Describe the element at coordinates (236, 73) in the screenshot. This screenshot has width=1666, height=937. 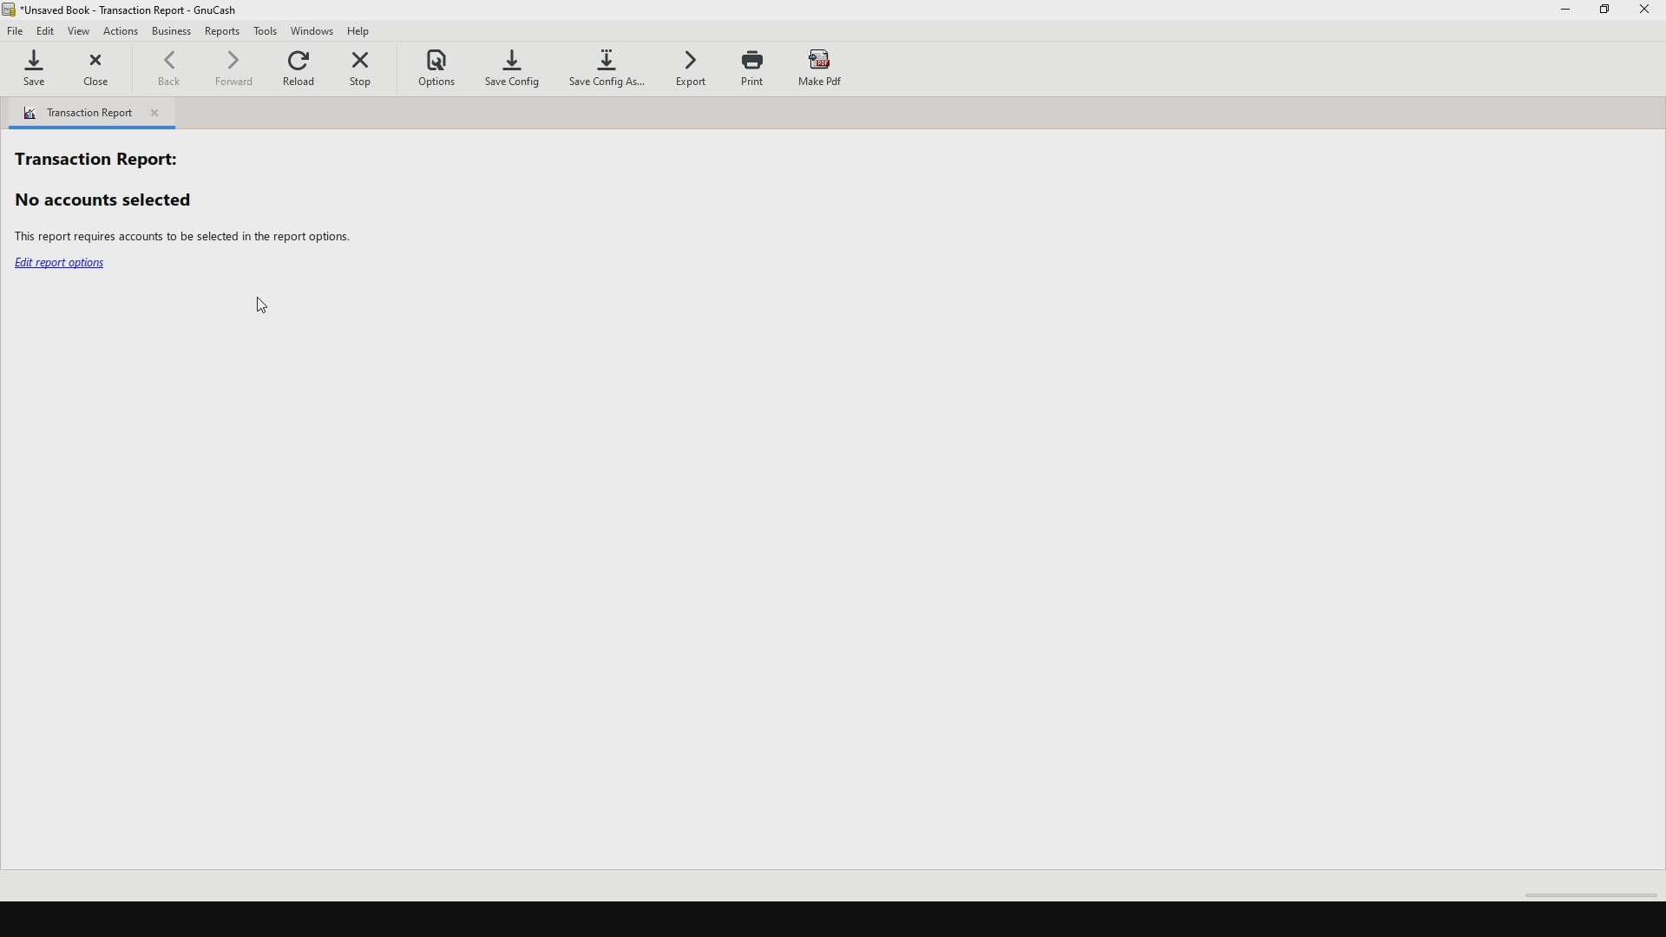
I see `forward` at that location.